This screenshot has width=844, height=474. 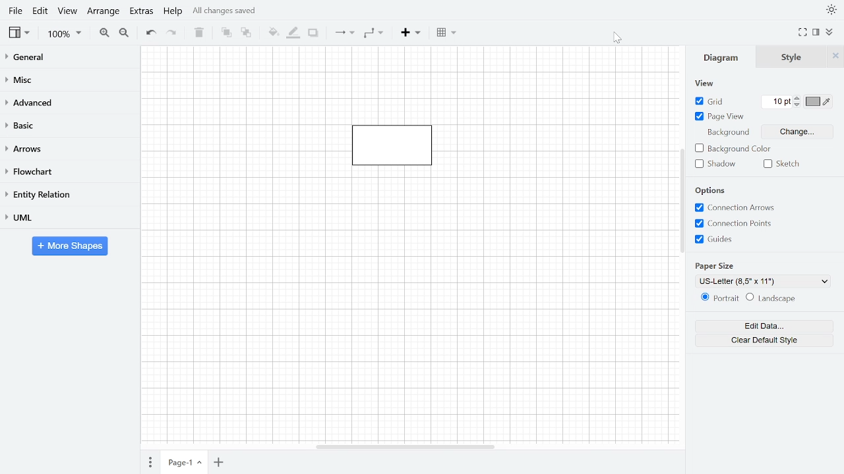 I want to click on Edit data, so click(x=769, y=325).